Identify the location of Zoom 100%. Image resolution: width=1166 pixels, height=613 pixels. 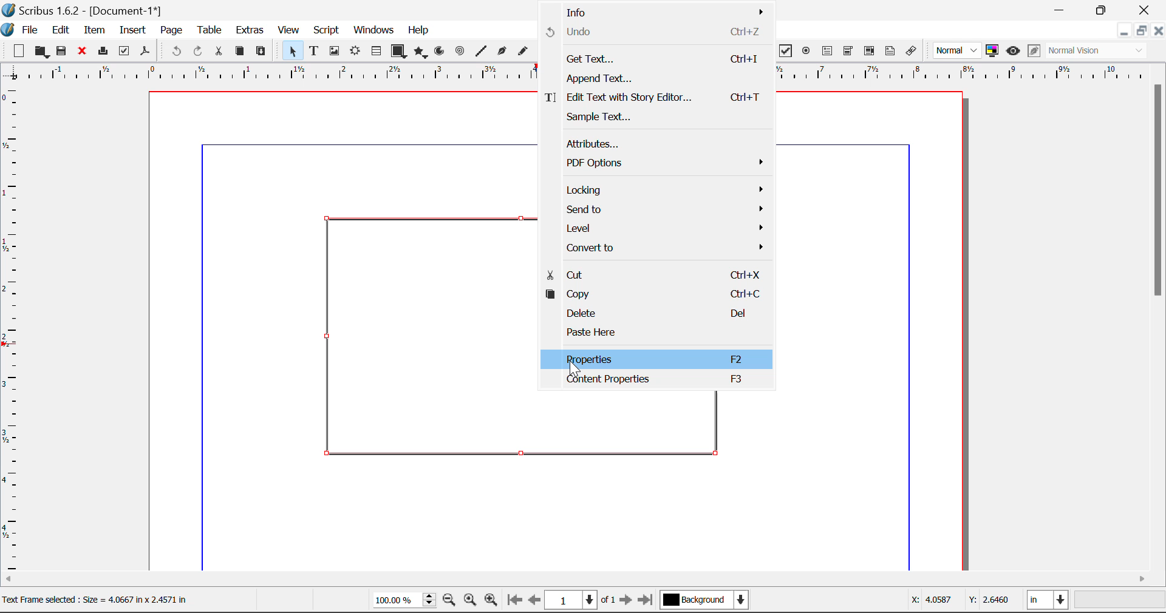
(404, 601).